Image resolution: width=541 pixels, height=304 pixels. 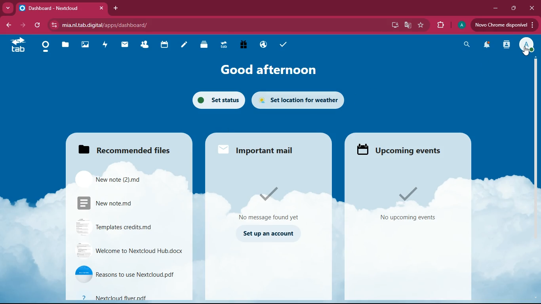 I want to click on tab, so click(x=62, y=9).